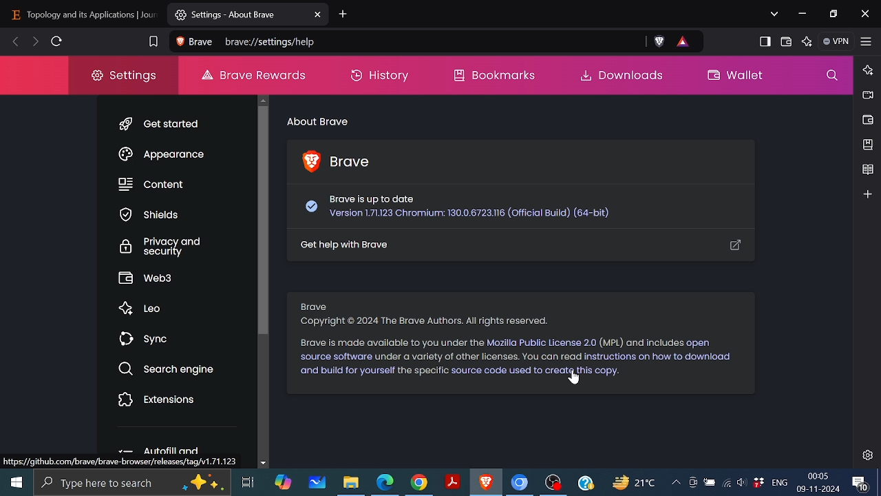 The height and width of the screenshot is (496, 881). I want to click on Microsoft edge, so click(383, 483).